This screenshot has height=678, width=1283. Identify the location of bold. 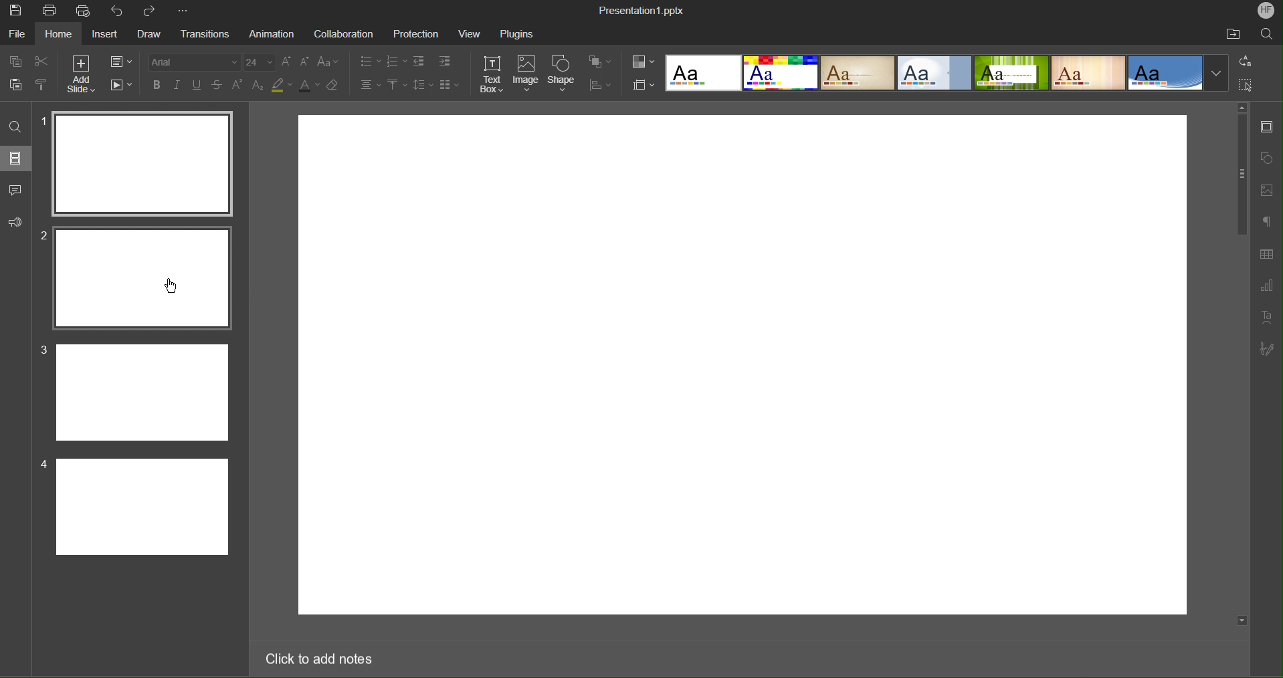
(155, 84).